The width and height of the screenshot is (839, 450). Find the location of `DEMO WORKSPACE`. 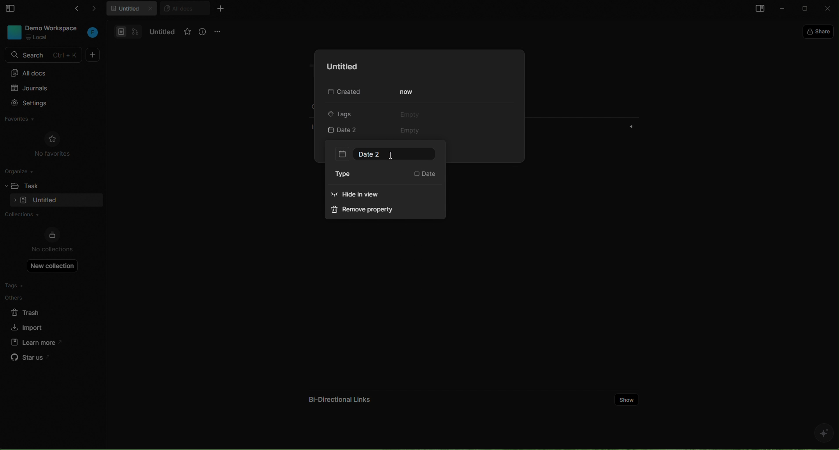

DEMO WORKSPACE is located at coordinates (54, 28).